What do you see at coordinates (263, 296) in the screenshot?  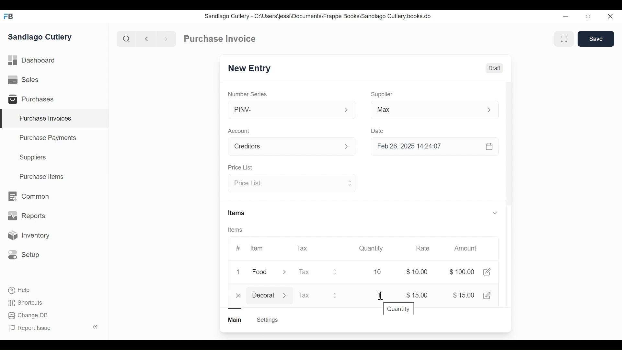 I see `Decorat` at bounding box center [263, 296].